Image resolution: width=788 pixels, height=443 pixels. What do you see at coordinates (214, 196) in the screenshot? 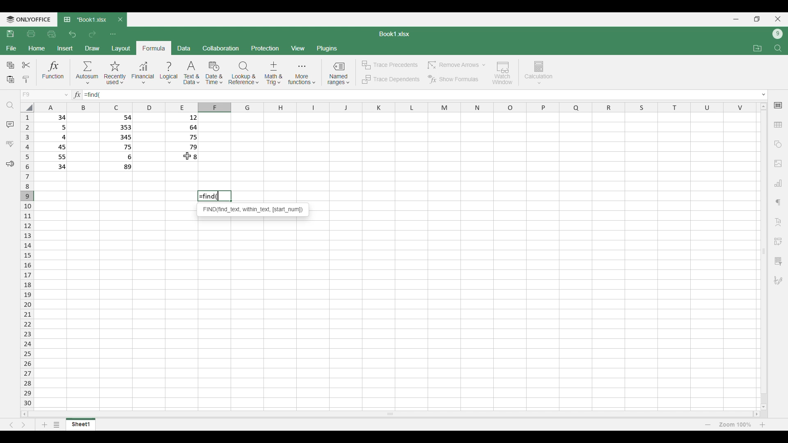
I see `Find function typed in` at bounding box center [214, 196].